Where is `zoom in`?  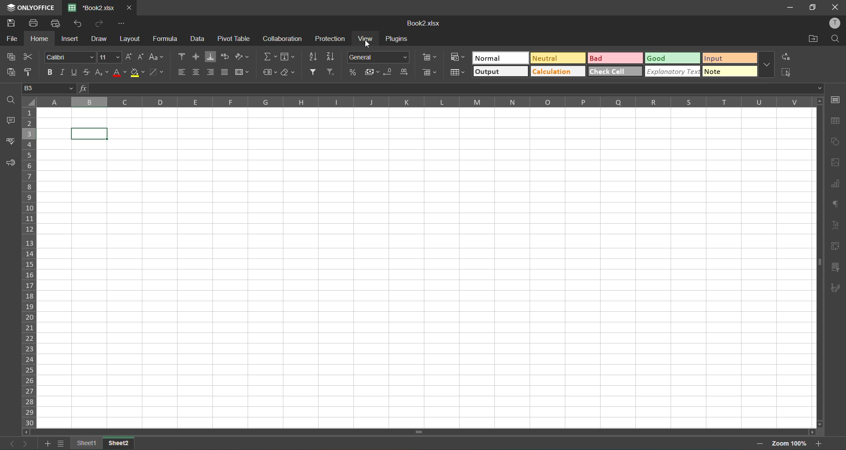
zoom in is located at coordinates (820, 443).